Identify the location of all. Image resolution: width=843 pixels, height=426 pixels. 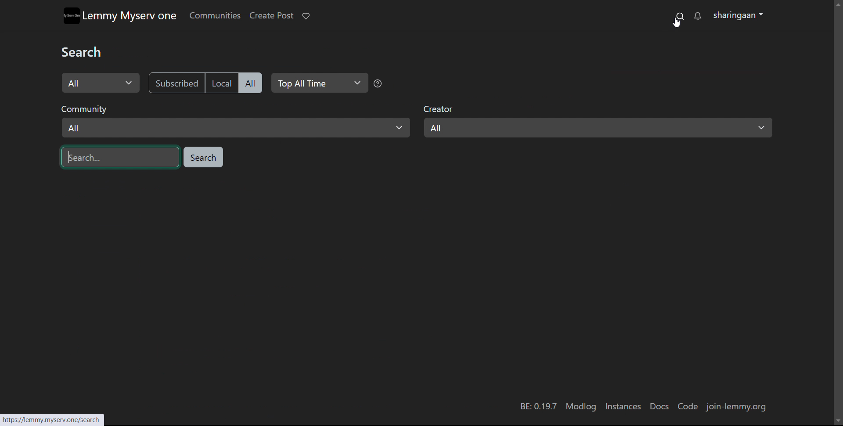
(250, 83).